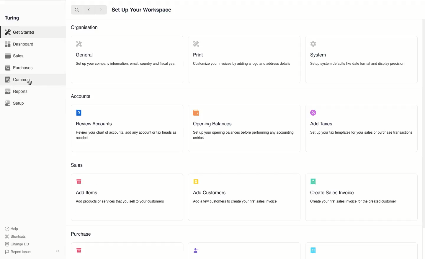 The image size is (425, 259). I want to click on Search, so click(76, 9).